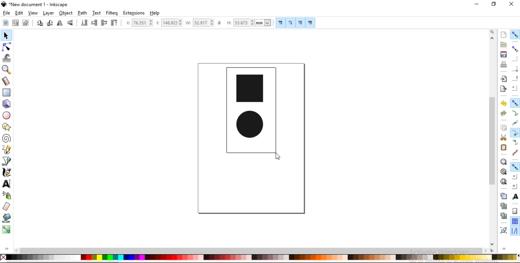 The image size is (520, 263). What do you see at coordinates (515, 79) in the screenshot?
I see `snap midpoints of bounding box edges` at bounding box center [515, 79].